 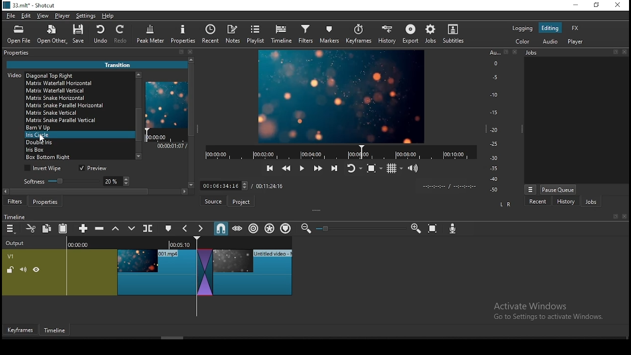 I want to click on , so click(x=454, y=230).